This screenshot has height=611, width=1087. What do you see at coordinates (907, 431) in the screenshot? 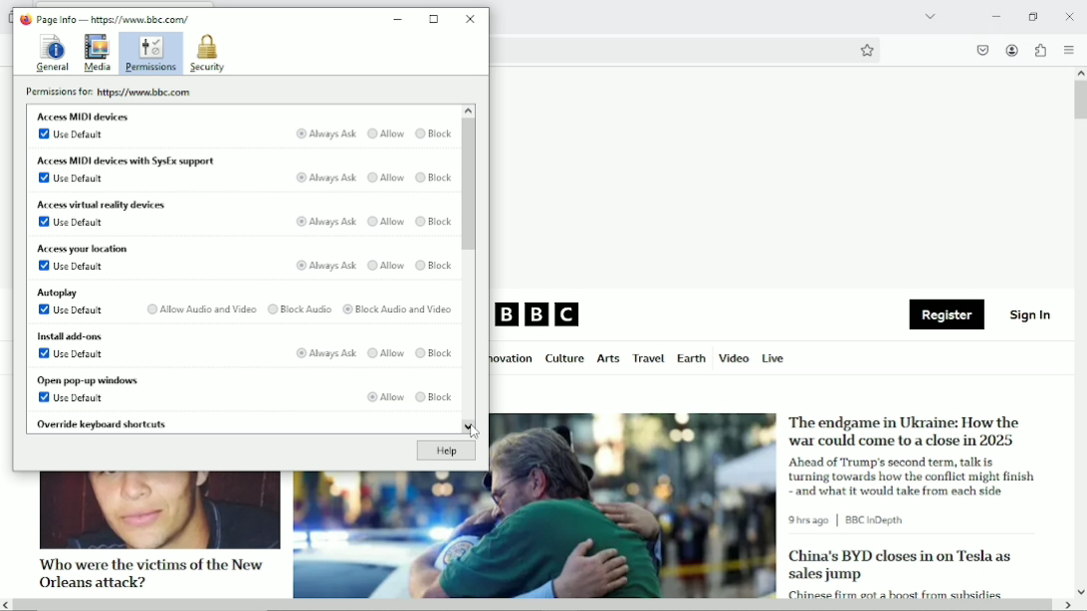
I see `The endgame in Ukraine: How the war could come to a close in 2025` at bounding box center [907, 431].